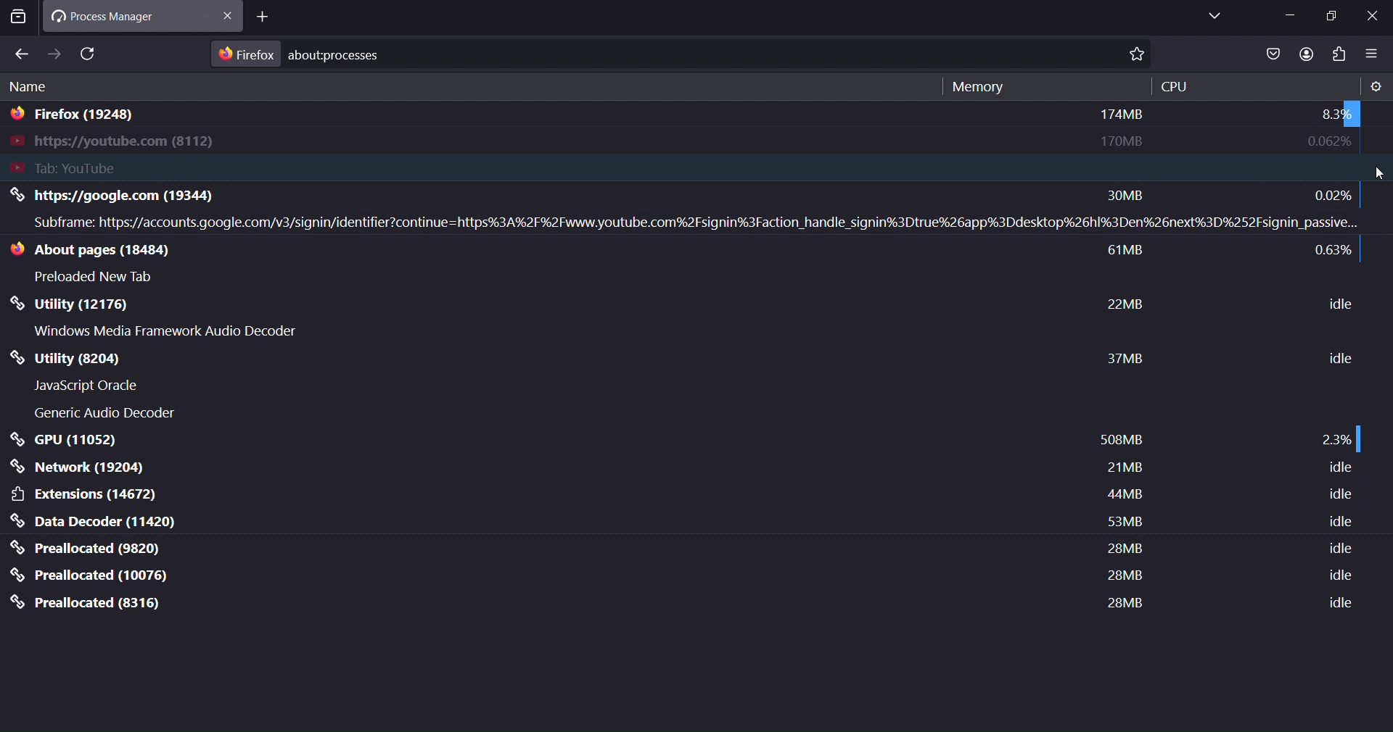  What do you see at coordinates (1340, 547) in the screenshot?
I see `idle` at bounding box center [1340, 547].